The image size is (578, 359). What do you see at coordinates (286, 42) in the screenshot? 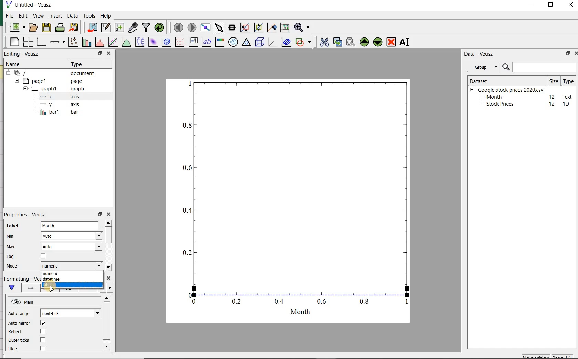
I see `plot covariance ellipses` at bounding box center [286, 42].